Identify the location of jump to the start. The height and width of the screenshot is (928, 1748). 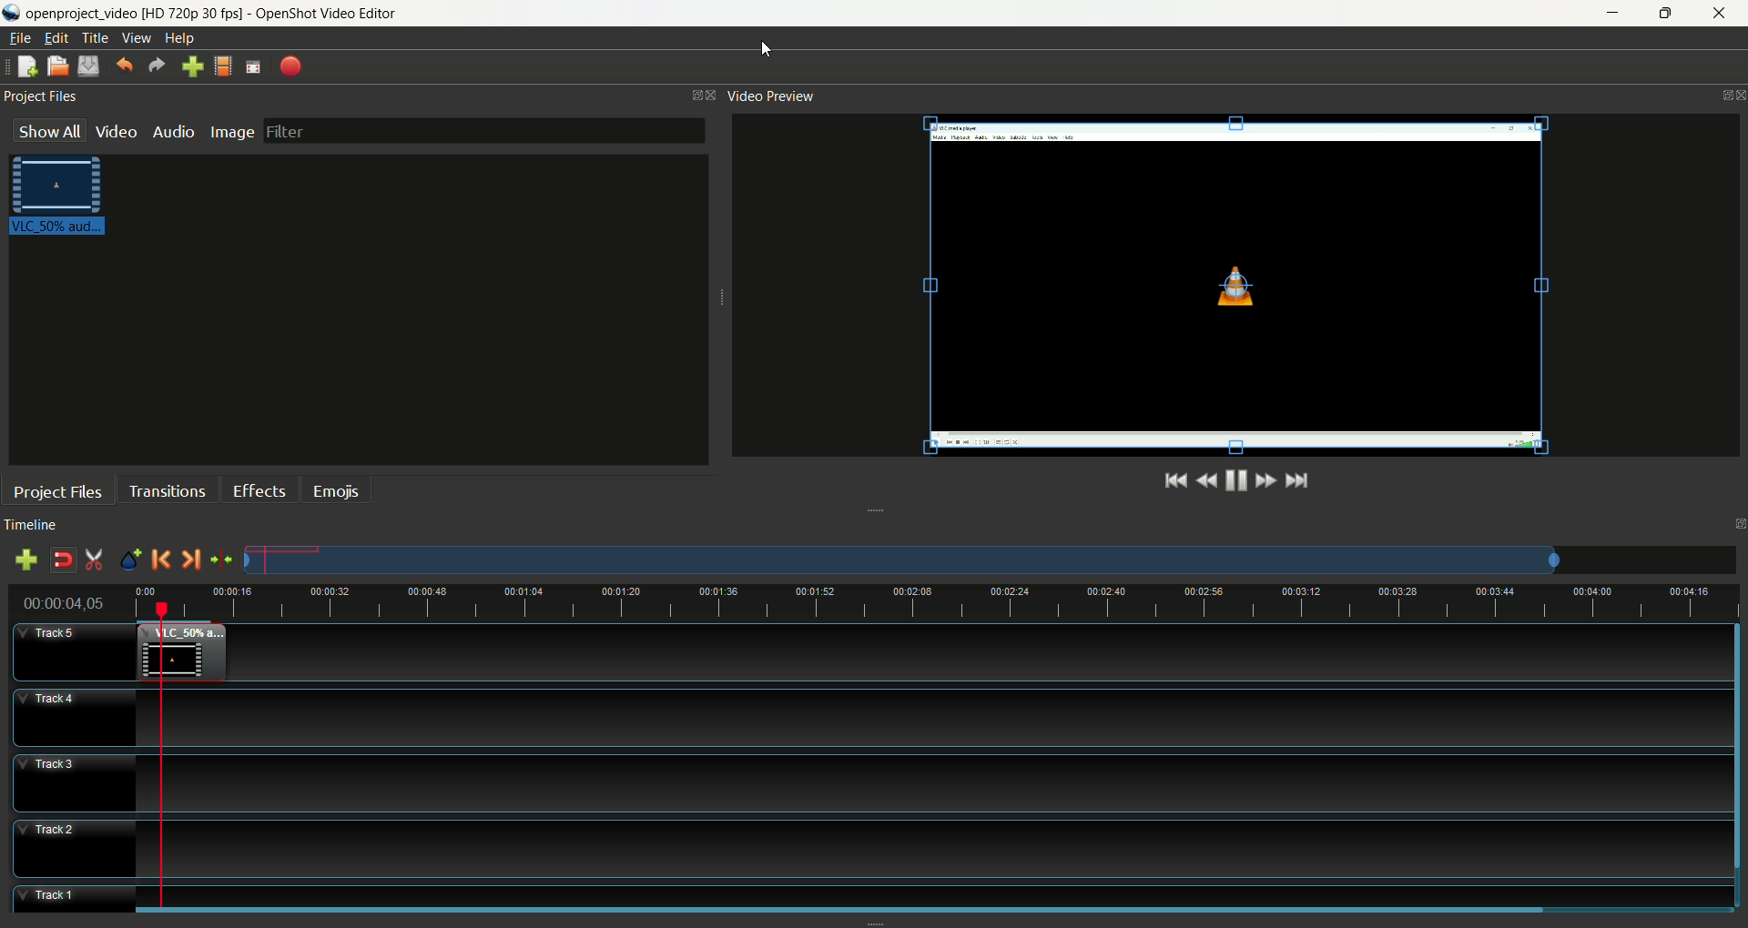
(1175, 479).